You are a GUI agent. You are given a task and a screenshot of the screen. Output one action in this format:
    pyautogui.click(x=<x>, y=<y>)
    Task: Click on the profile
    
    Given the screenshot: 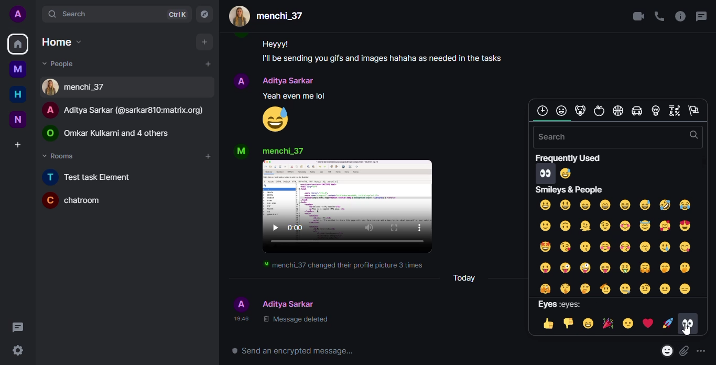 What is the action you would take?
    pyautogui.click(x=239, y=303)
    